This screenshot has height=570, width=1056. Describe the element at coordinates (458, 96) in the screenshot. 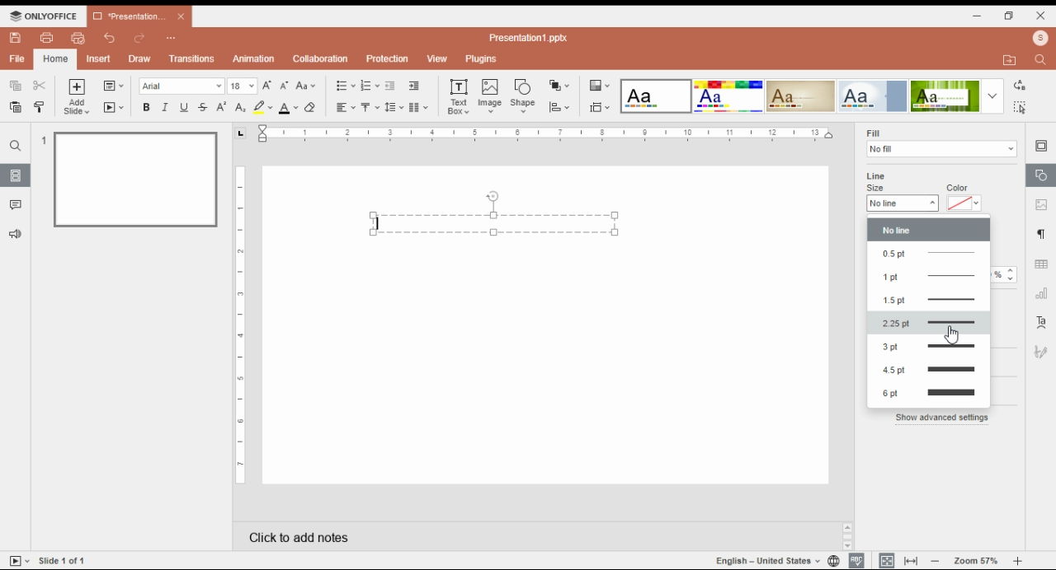

I see `insert text box` at that location.